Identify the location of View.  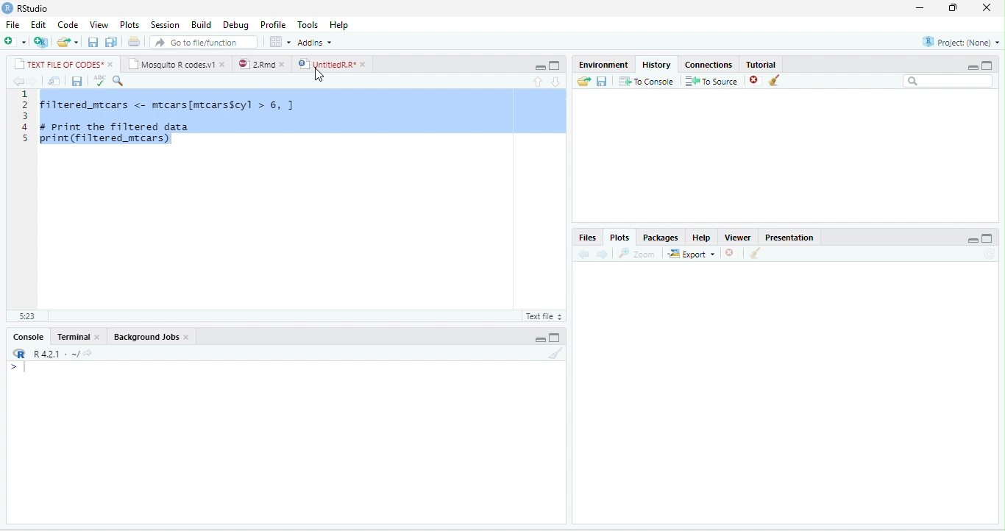
(99, 24).